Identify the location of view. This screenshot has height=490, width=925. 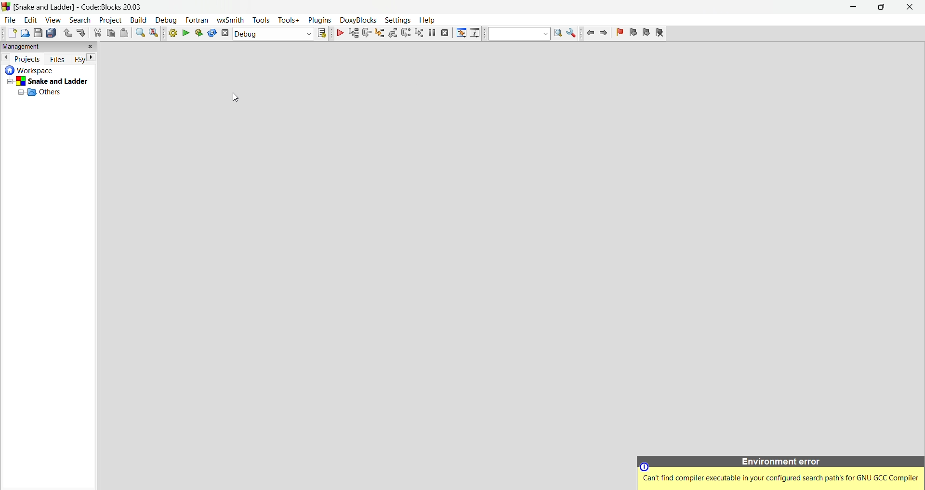
(54, 20).